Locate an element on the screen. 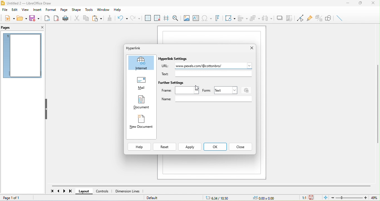  pages is located at coordinates (13, 28).